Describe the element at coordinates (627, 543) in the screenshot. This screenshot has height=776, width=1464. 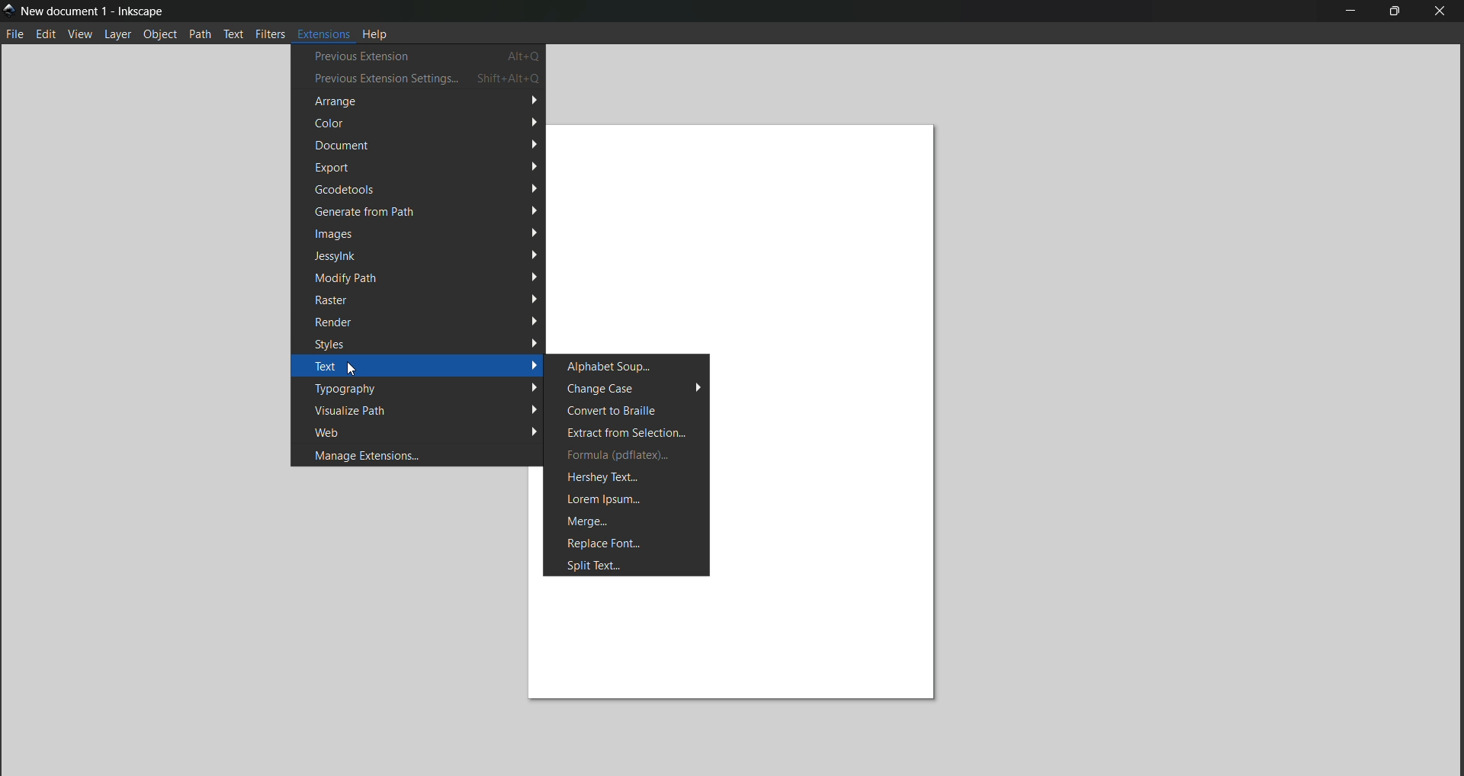
I see `Replace Font` at that location.